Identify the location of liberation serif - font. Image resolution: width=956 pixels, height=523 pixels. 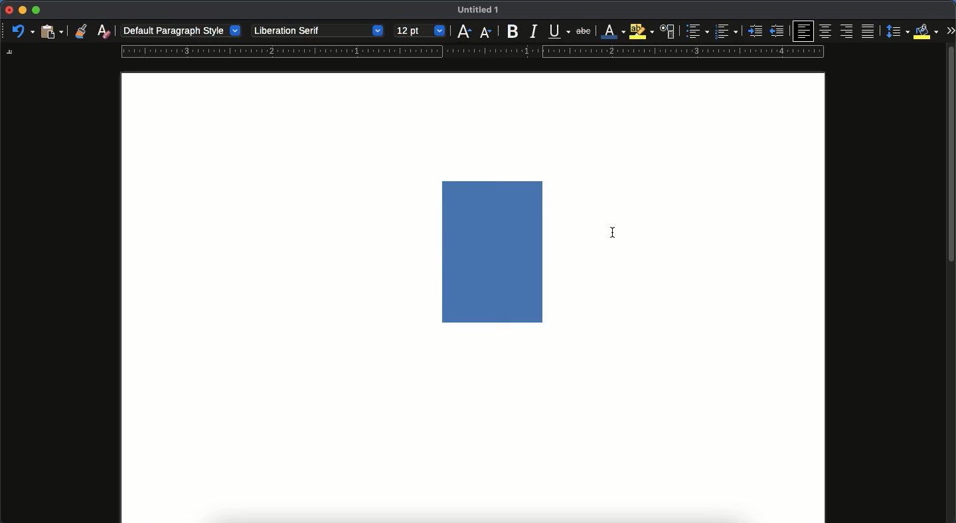
(317, 29).